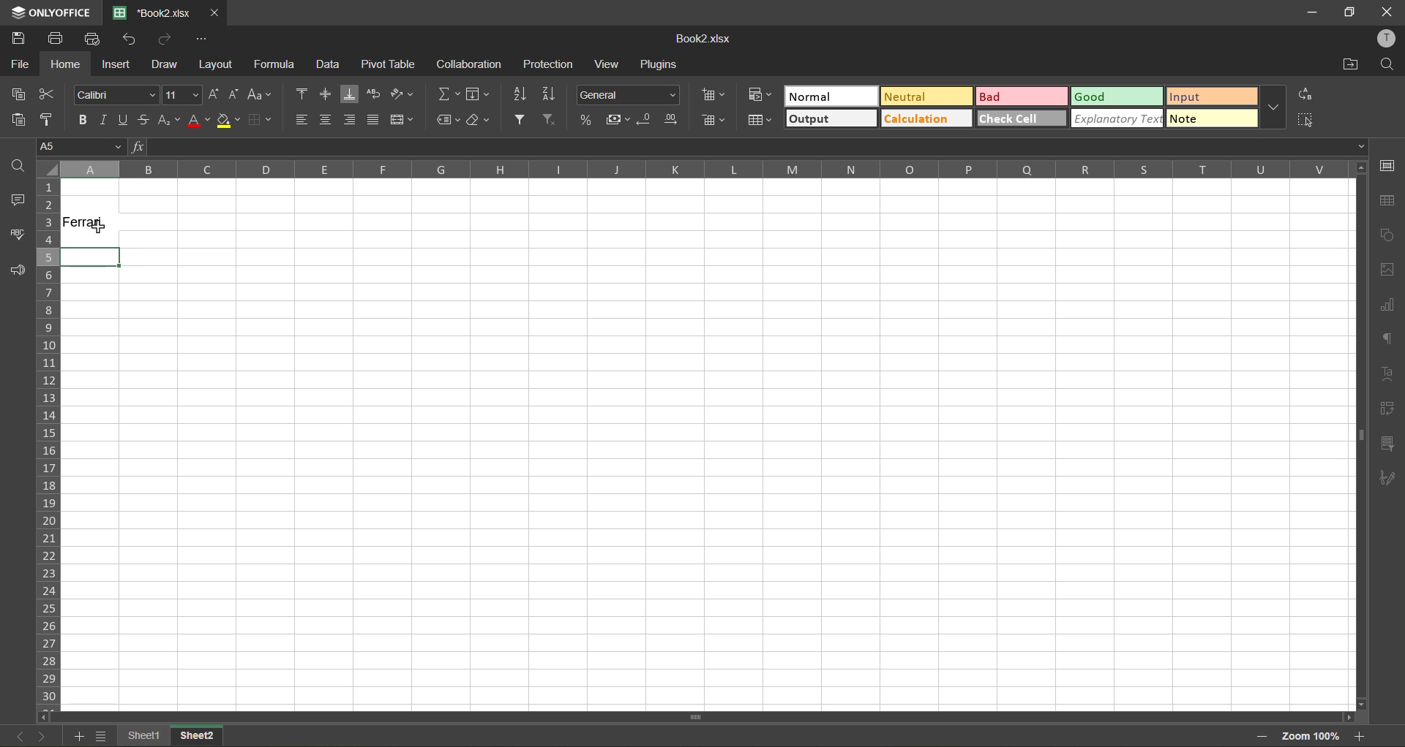 Image resolution: width=1405 pixels, height=747 pixels. Describe the element at coordinates (713, 121) in the screenshot. I see `delete cells` at that location.